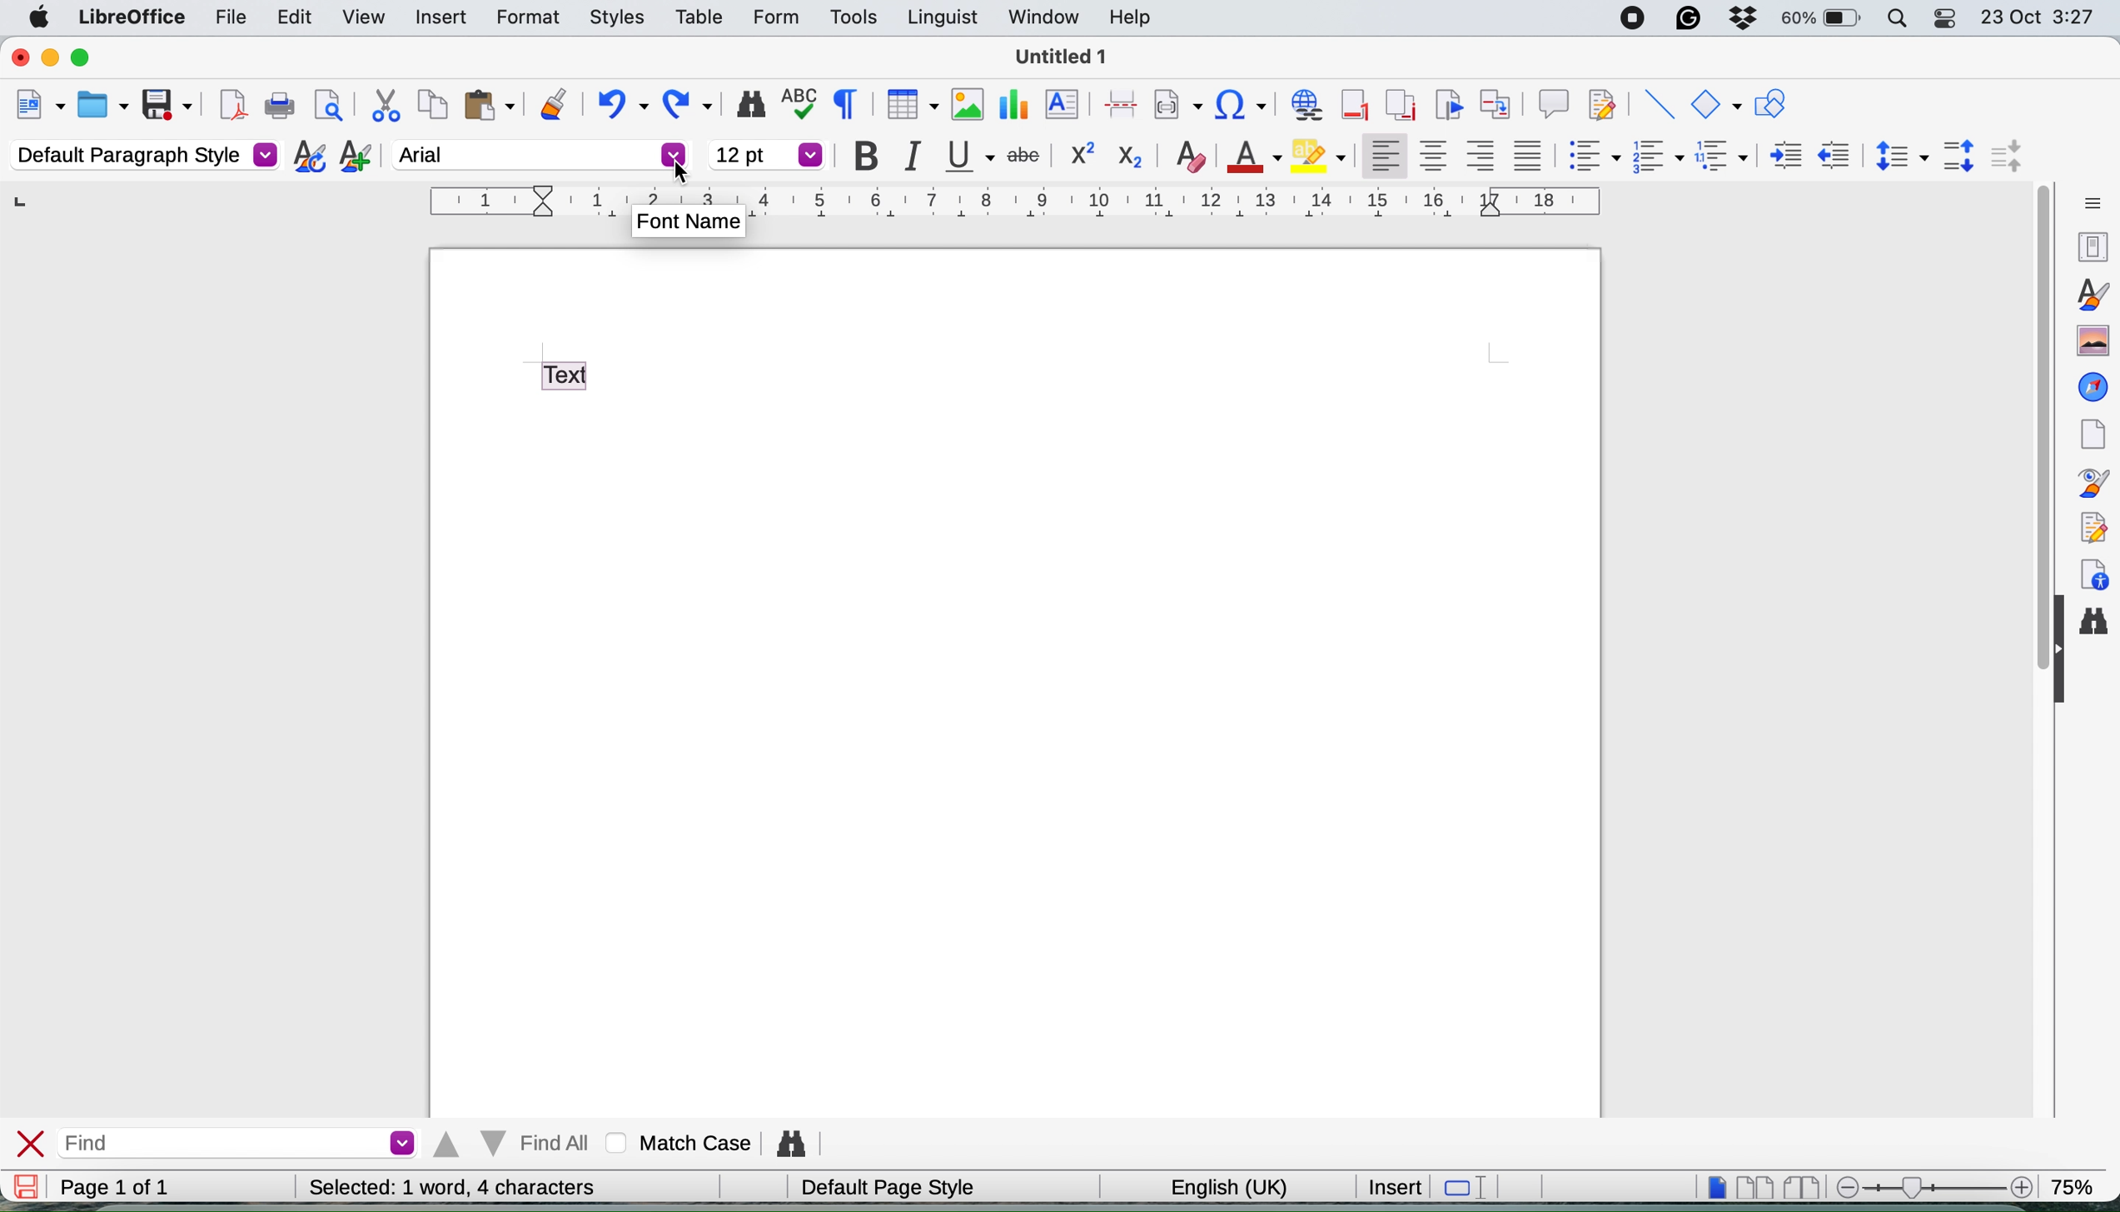 Image resolution: width=2120 pixels, height=1212 pixels. What do you see at coordinates (2094, 525) in the screenshot?
I see `manage changes` at bounding box center [2094, 525].